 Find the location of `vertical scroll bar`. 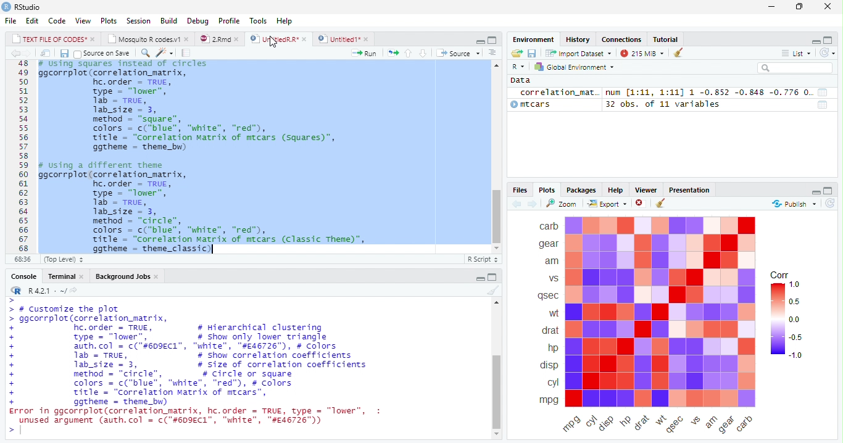

vertical scroll bar is located at coordinates (497, 369).